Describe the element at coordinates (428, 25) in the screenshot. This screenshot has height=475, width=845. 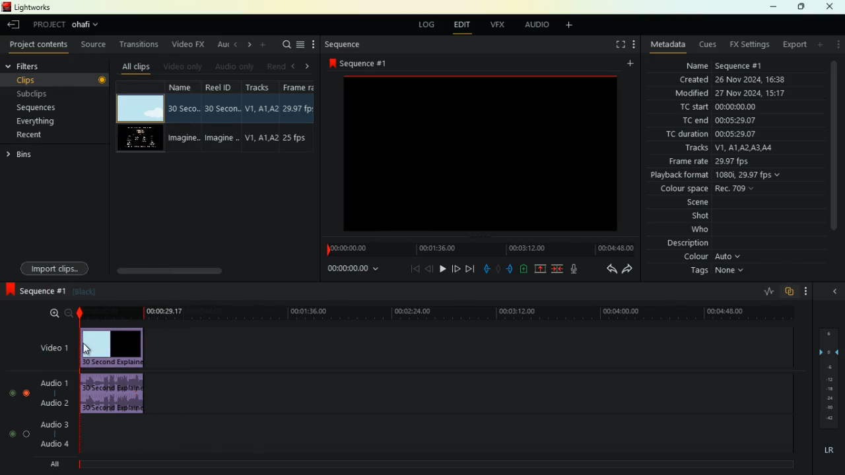
I see `log` at that location.